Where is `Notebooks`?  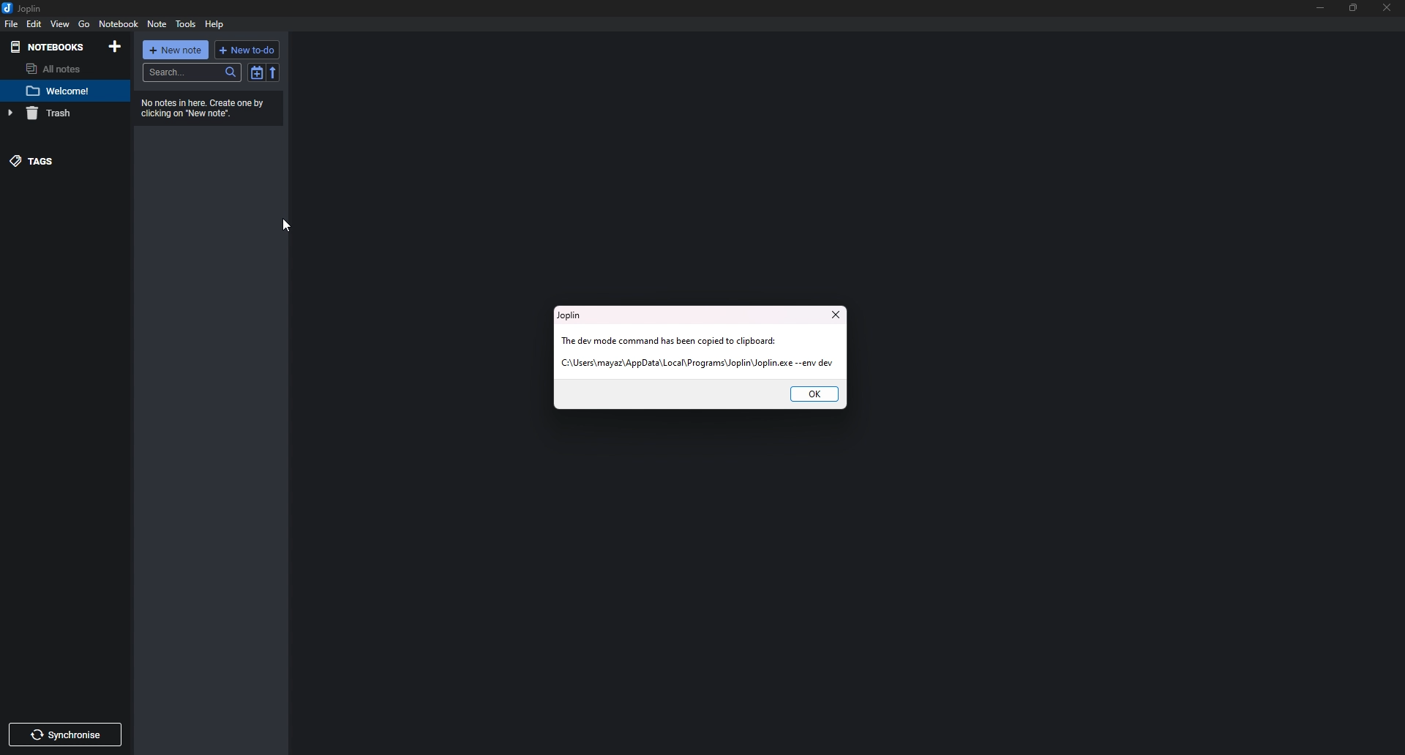
Notebooks is located at coordinates (48, 48).